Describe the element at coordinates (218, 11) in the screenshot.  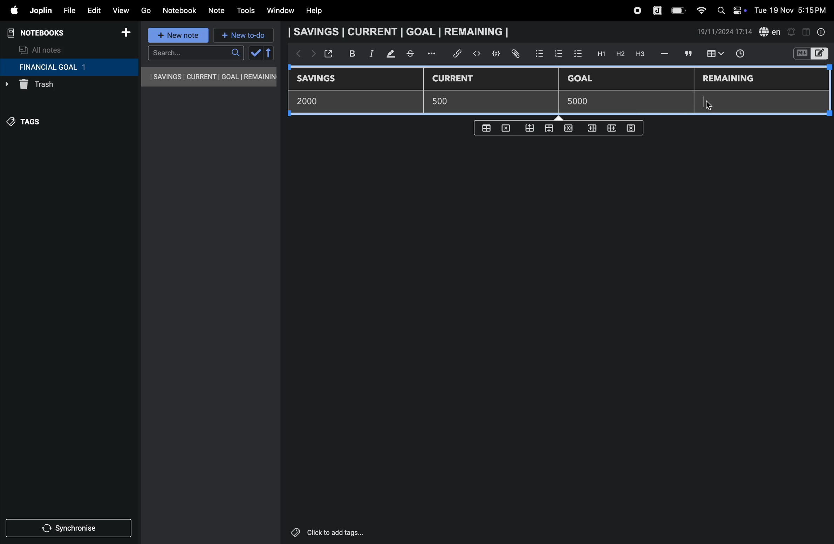
I see `note` at that location.